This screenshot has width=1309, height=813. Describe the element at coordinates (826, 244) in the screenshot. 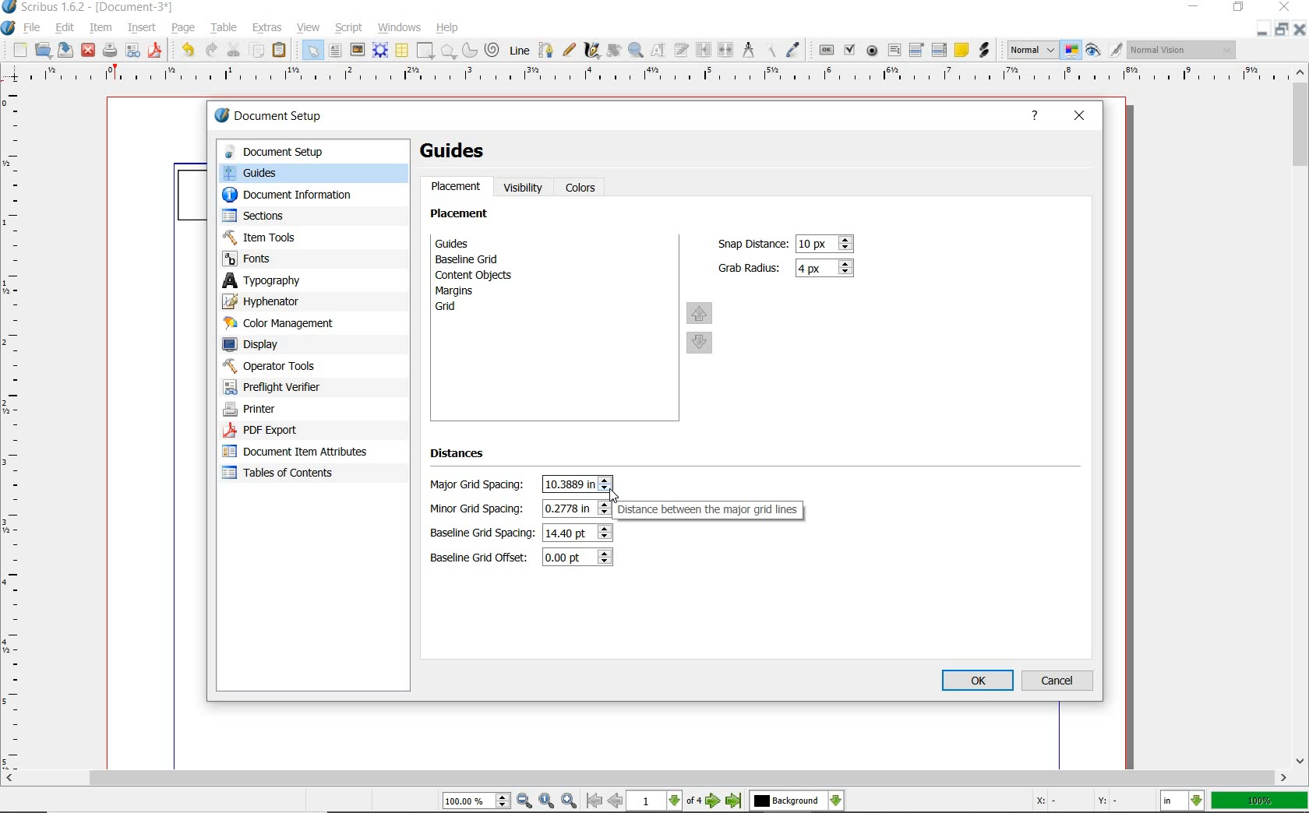

I see `snap distance` at that location.